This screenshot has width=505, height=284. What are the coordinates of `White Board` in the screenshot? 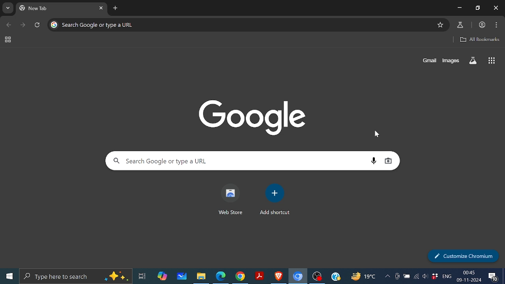 It's located at (182, 275).